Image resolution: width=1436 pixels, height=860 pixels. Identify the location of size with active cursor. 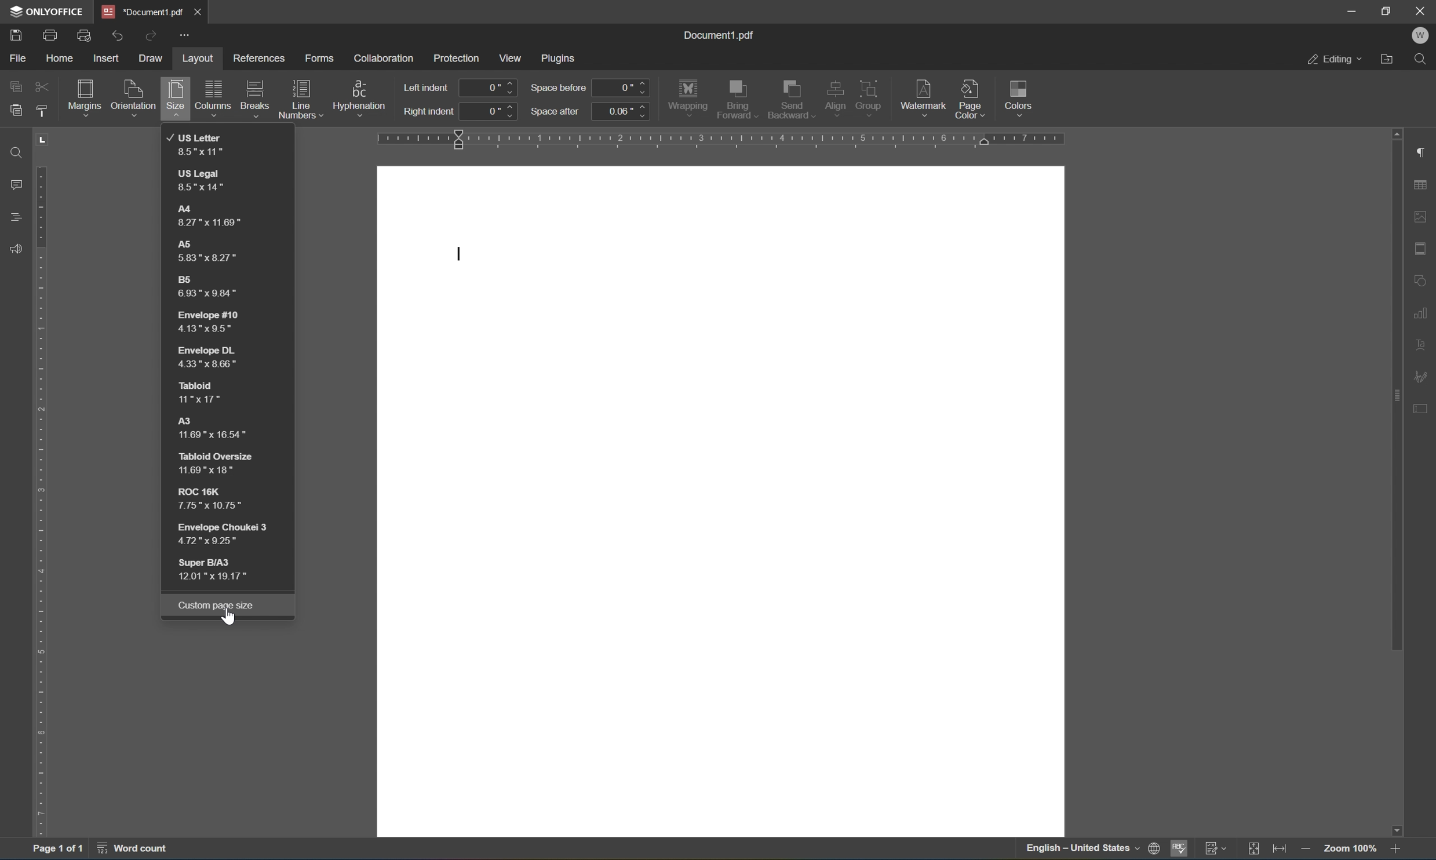
(175, 100).